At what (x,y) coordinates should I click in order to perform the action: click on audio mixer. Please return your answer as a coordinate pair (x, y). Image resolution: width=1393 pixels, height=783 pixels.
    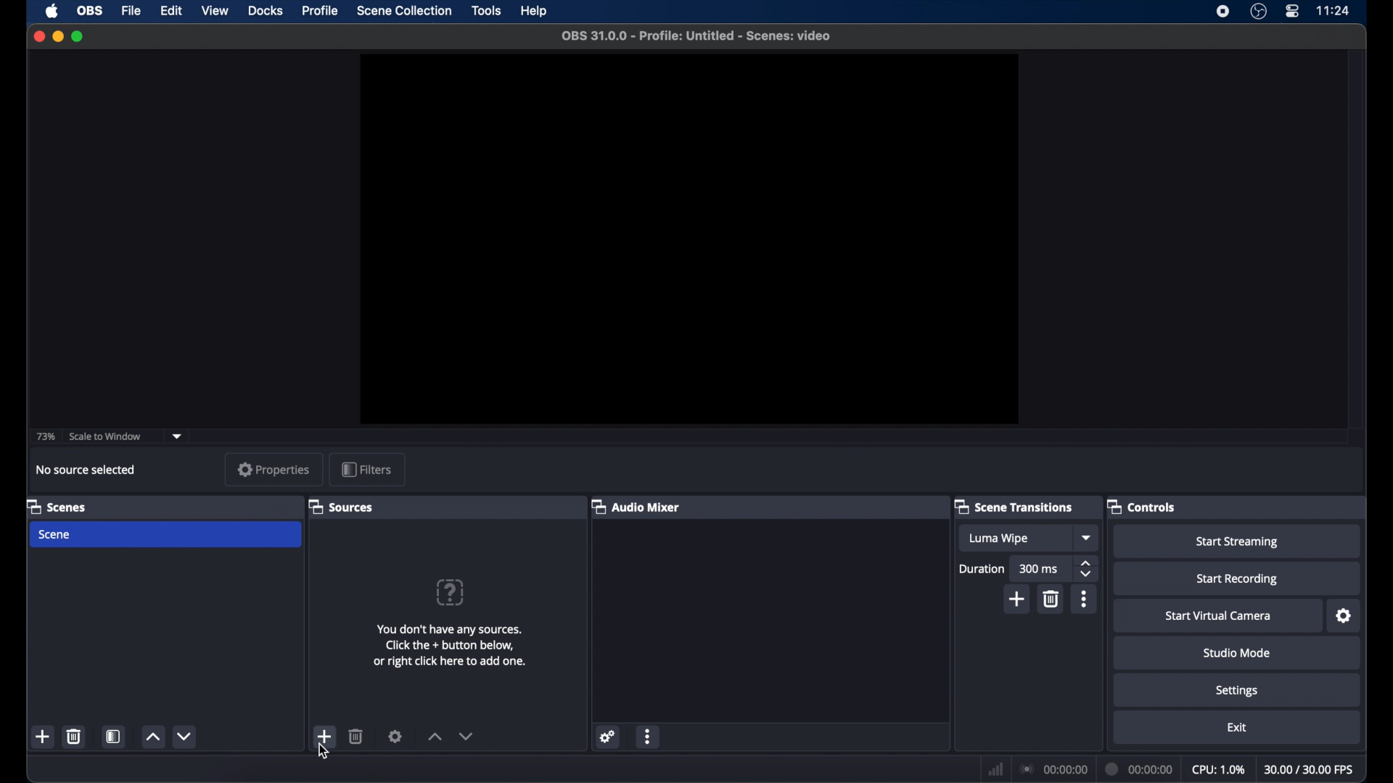
    Looking at the image, I should click on (636, 506).